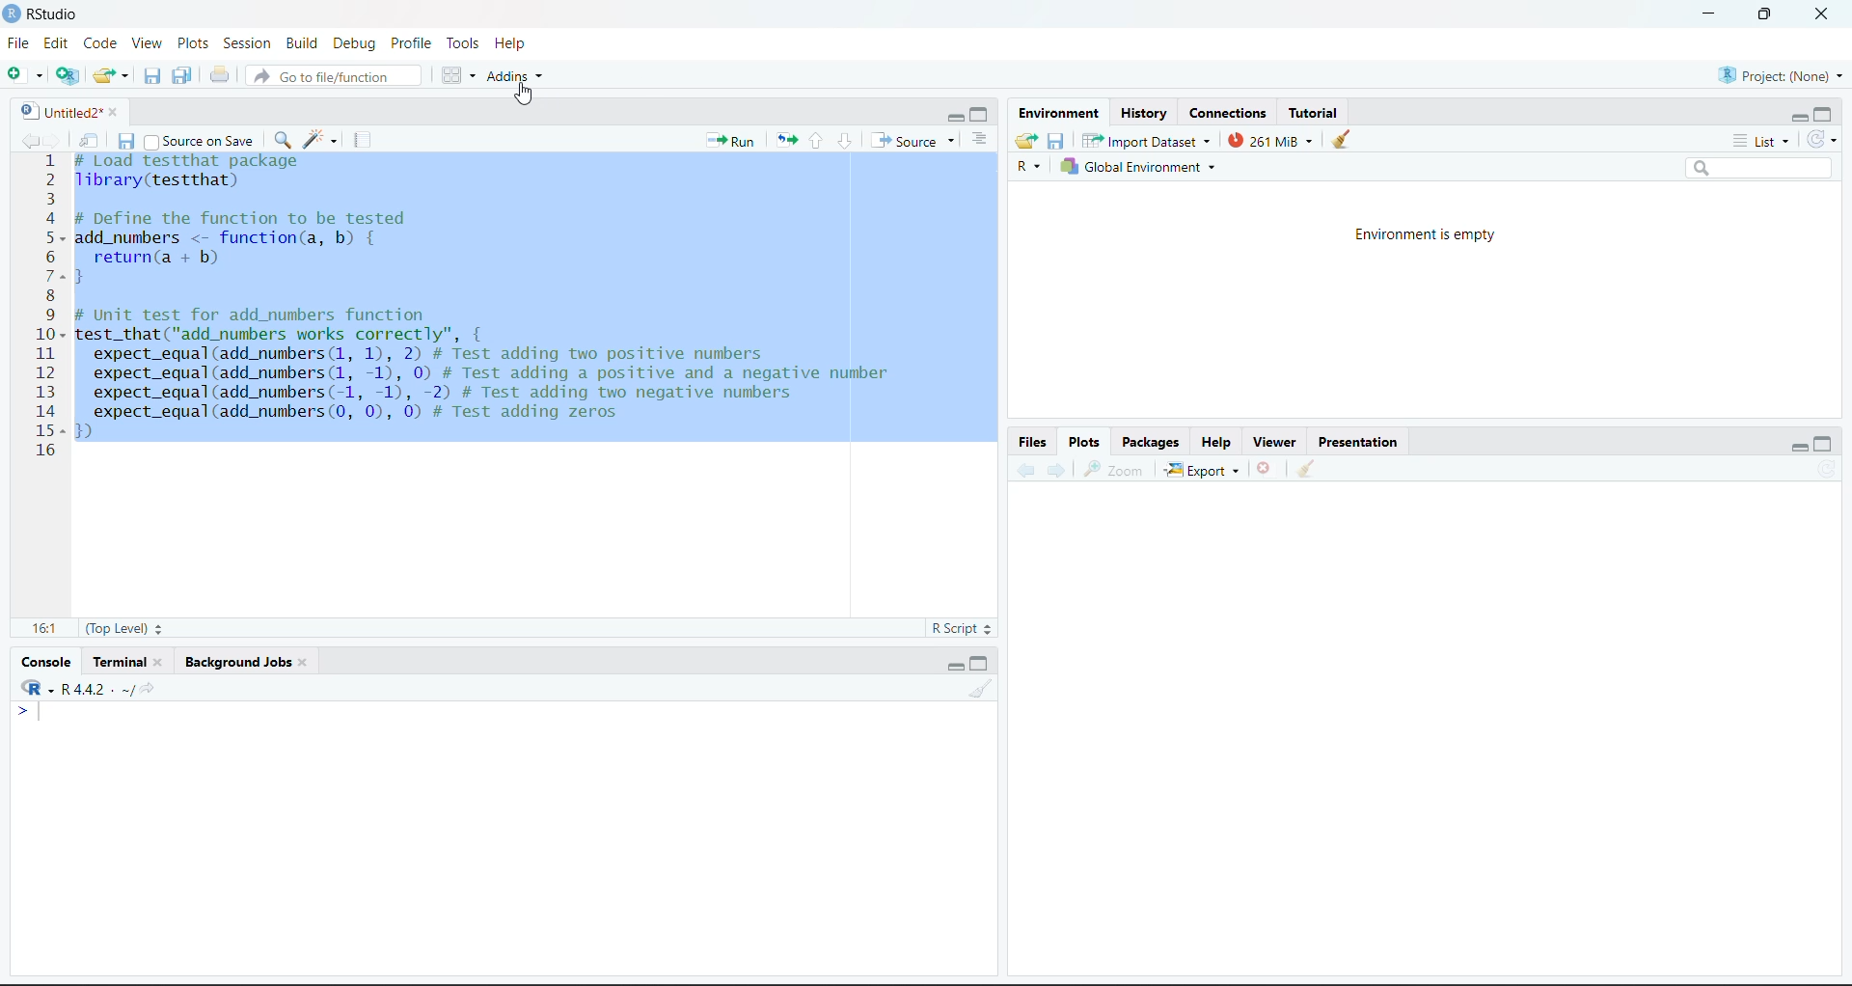 The image size is (1852, 986). Describe the element at coordinates (187, 160) in the screenshot. I see `# Load test that package` at that location.